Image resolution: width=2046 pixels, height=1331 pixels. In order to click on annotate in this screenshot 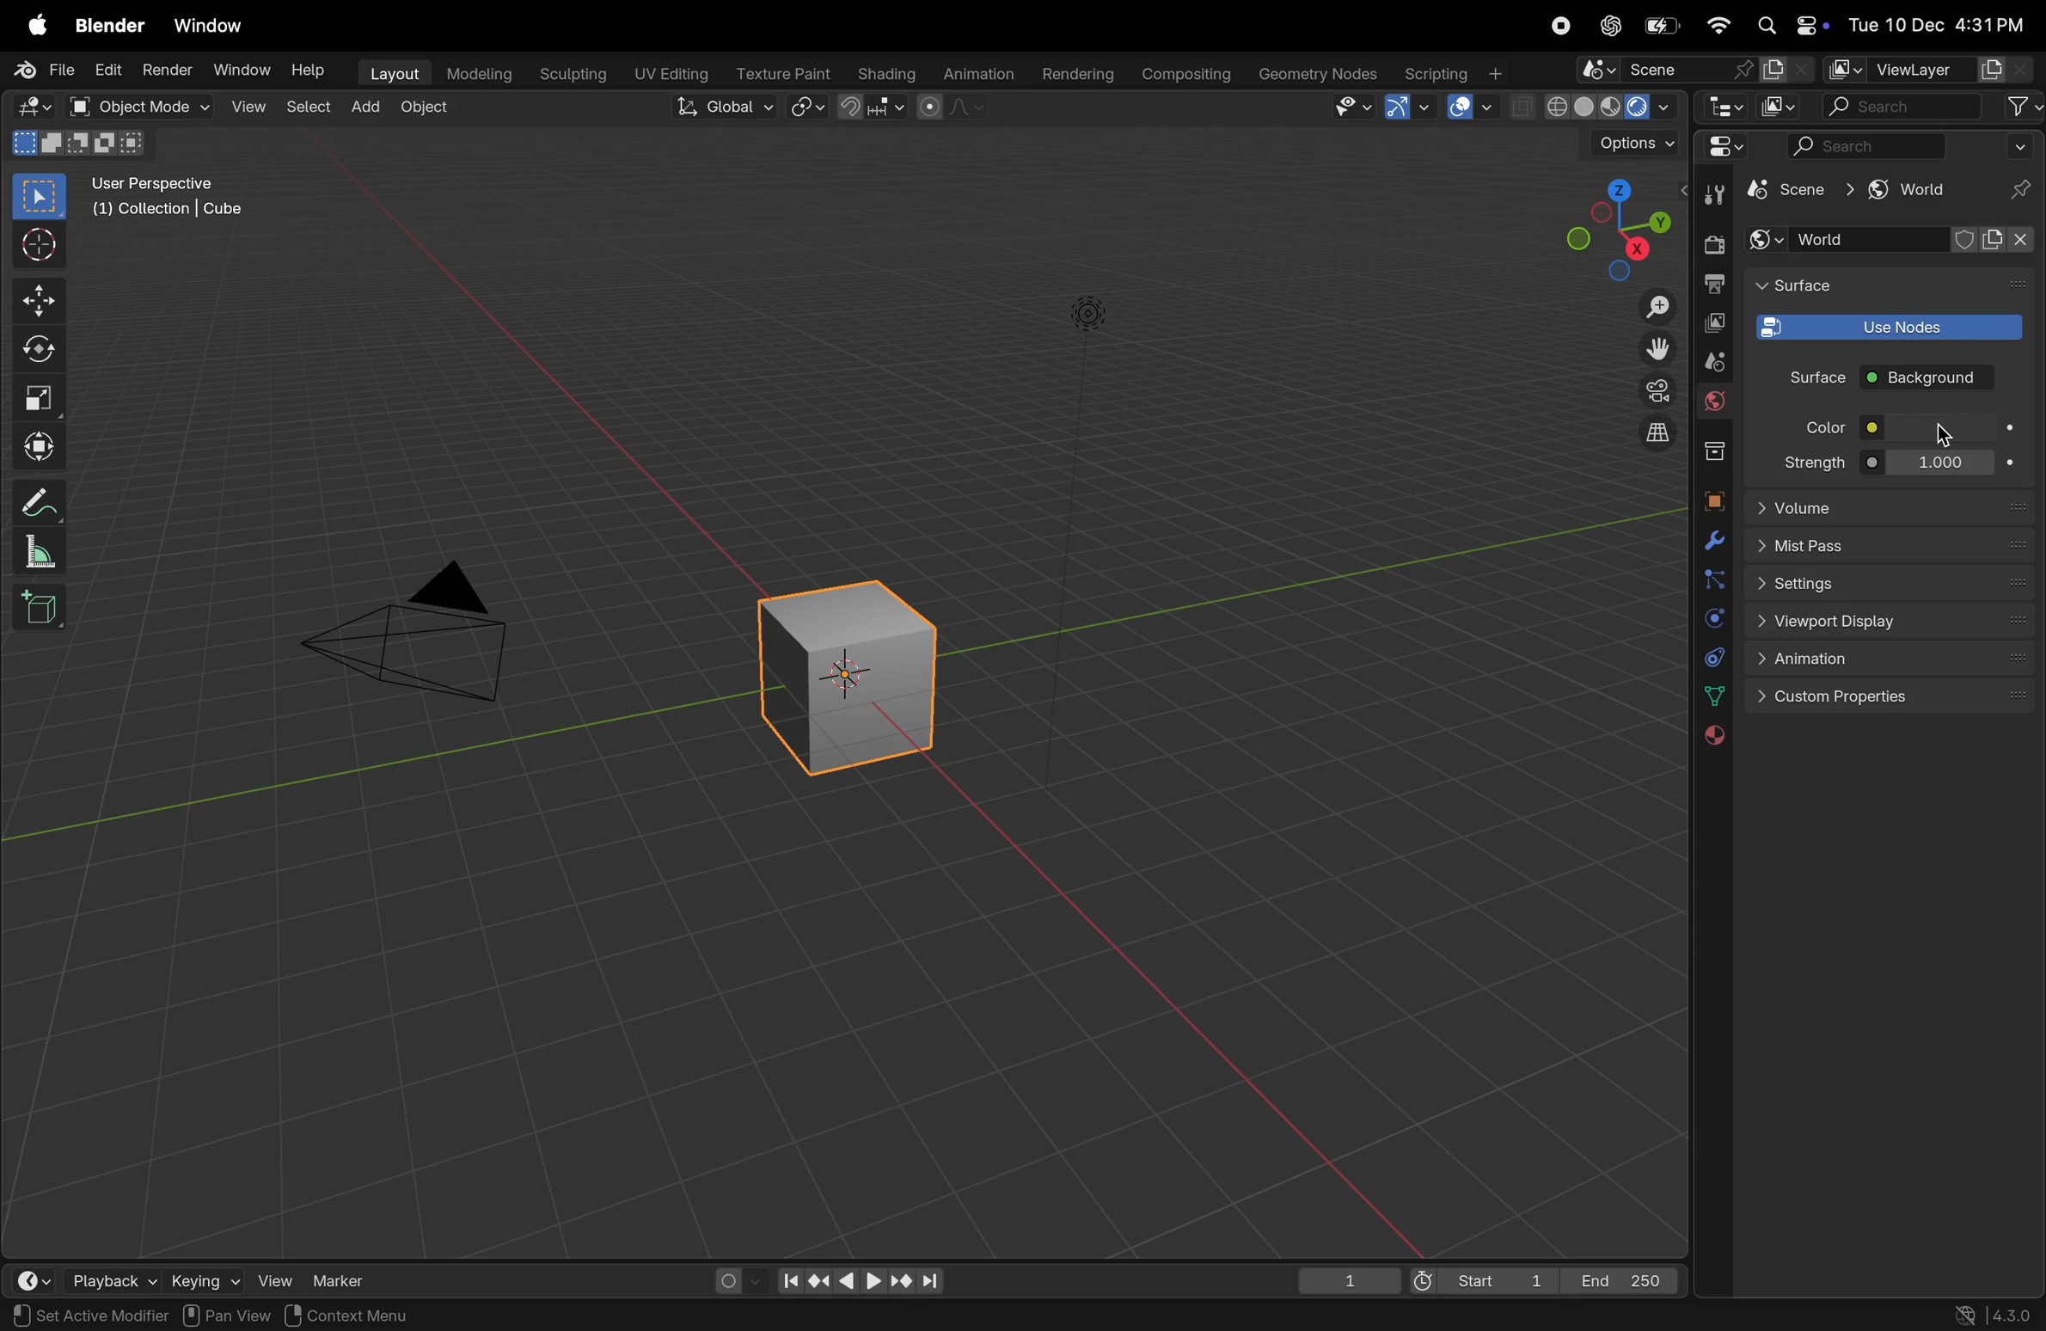, I will do `click(44, 499)`.